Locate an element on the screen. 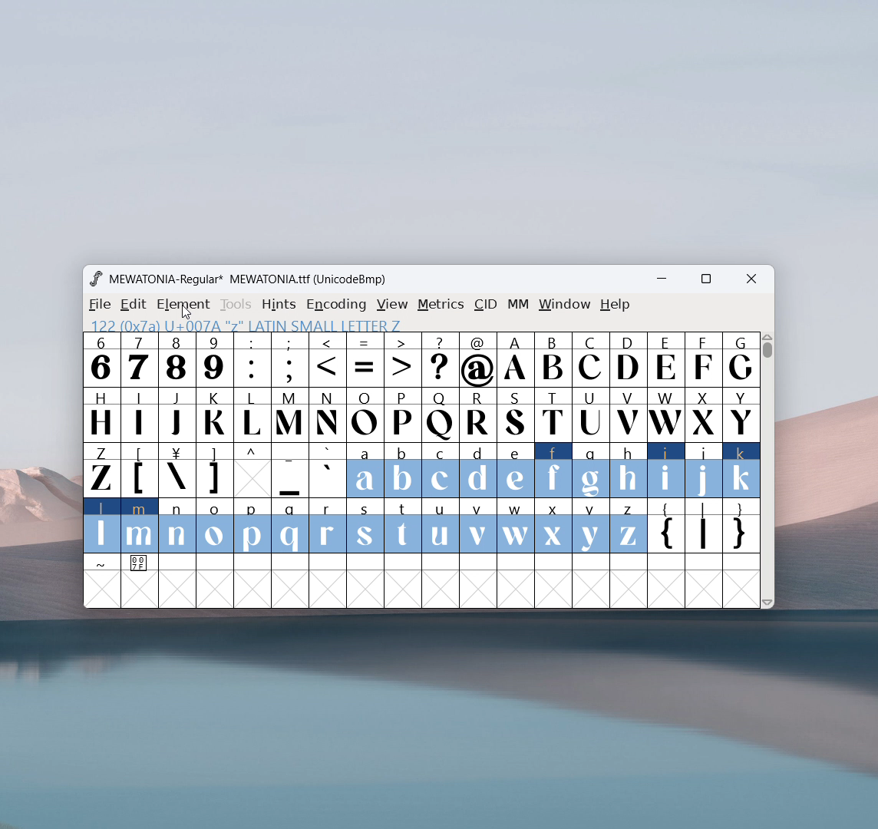 Image resolution: width=878 pixels, height=829 pixels. v is located at coordinates (477, 525).